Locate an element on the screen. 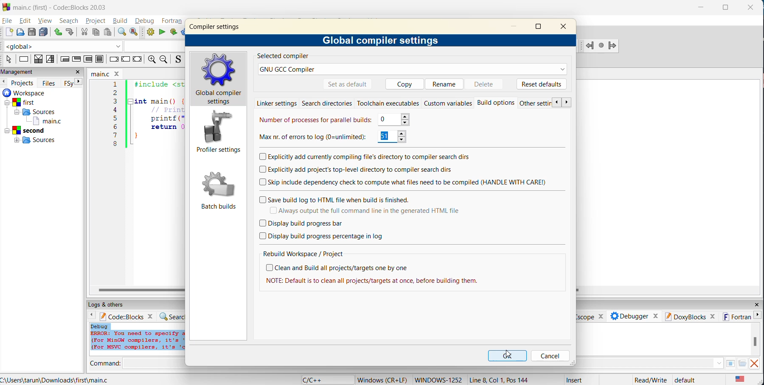  Read/Write is located at coordinates (650, 379).